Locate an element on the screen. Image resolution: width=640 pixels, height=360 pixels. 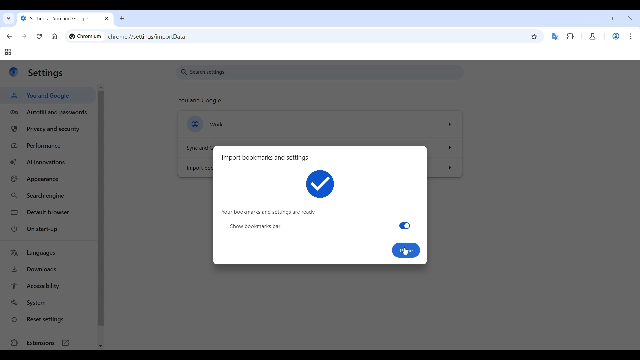
Extensions is located at coordinates (570, 36).